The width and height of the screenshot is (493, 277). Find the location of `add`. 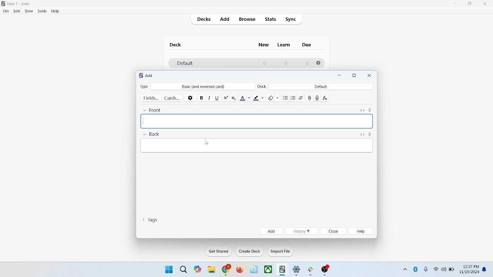

add is located at coordinates (150, 75).